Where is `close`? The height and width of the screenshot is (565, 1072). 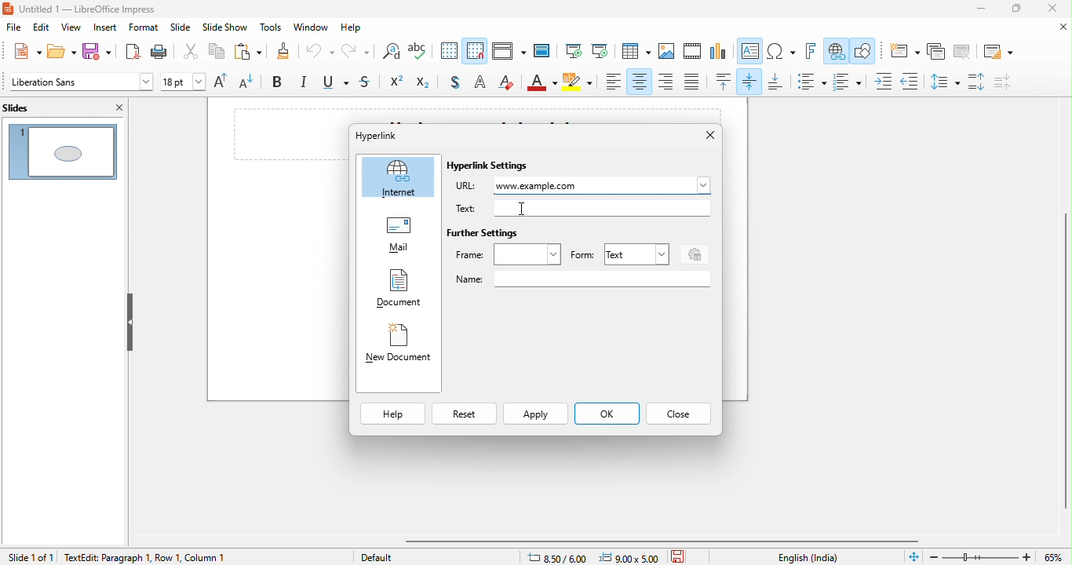 close is located at coordinates (1059, 27).